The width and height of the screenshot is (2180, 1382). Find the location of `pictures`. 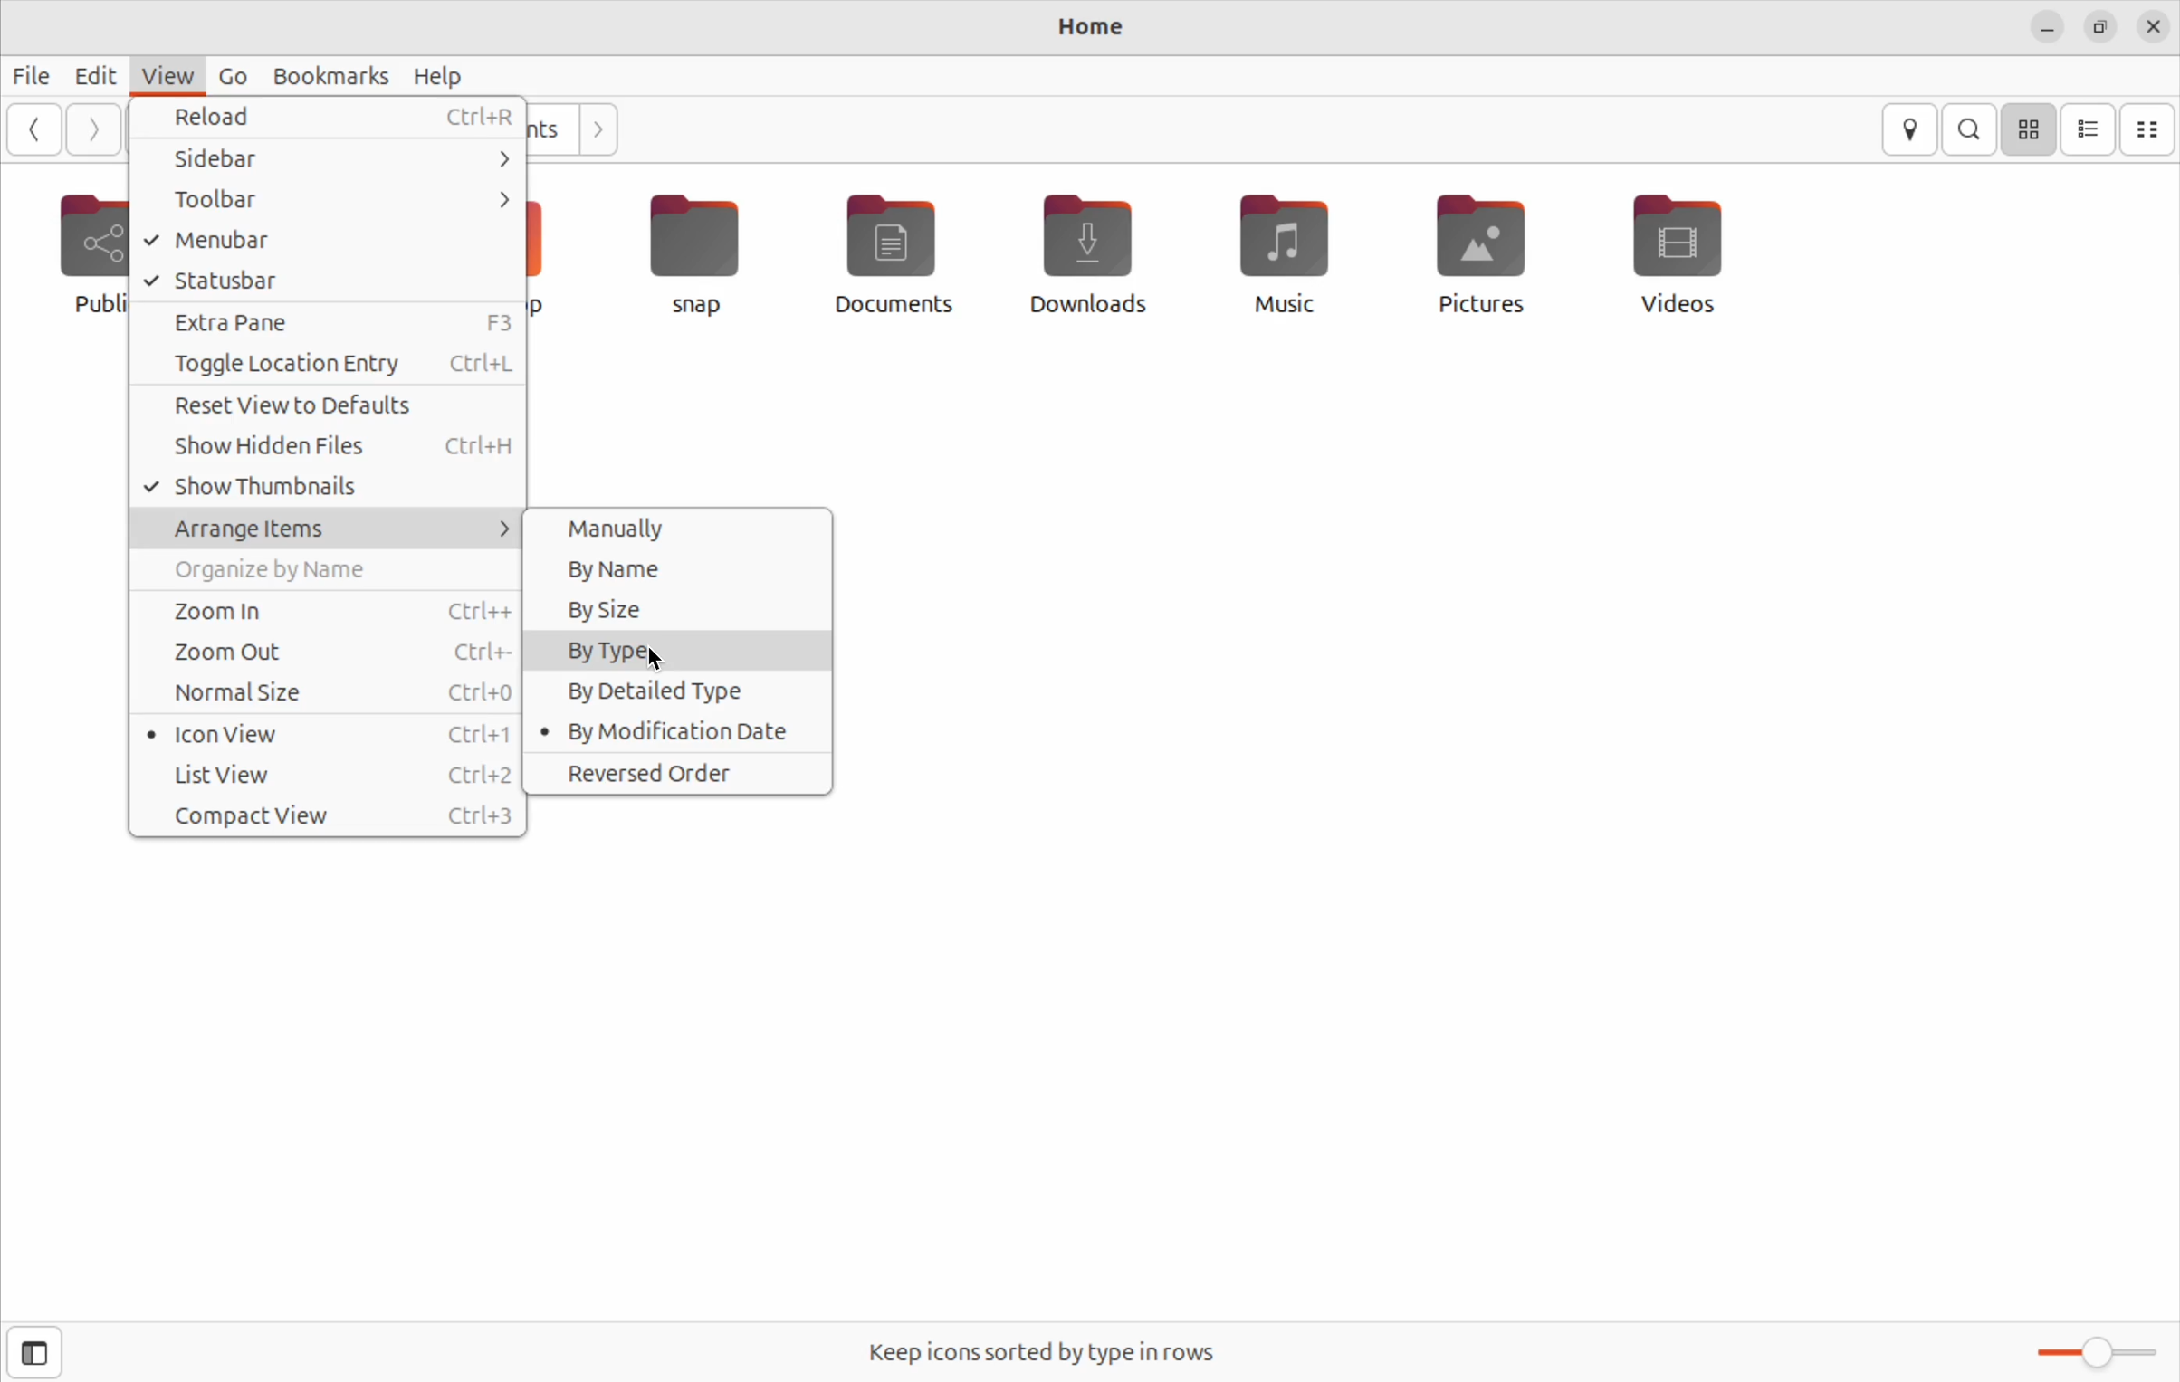

pictures is located at coordinates (1478, 257).